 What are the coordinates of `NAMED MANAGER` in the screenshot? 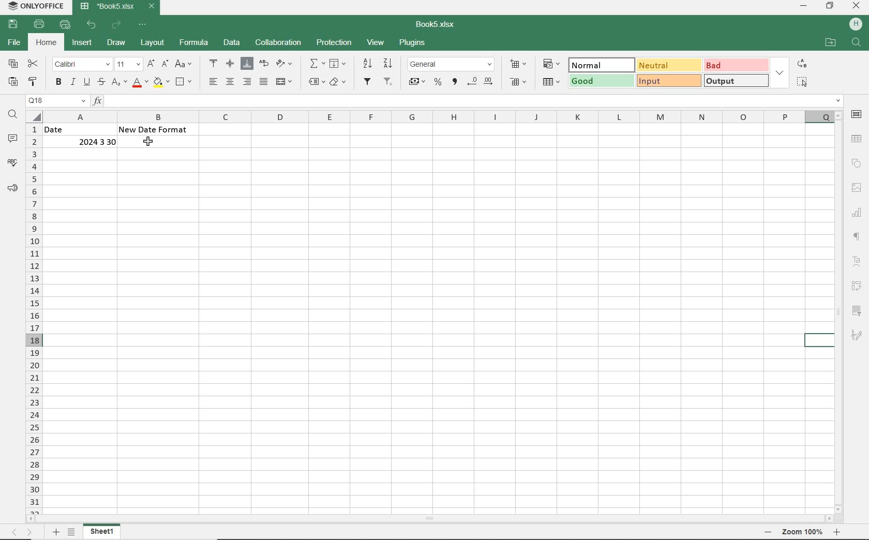 It's located at (56, 101).